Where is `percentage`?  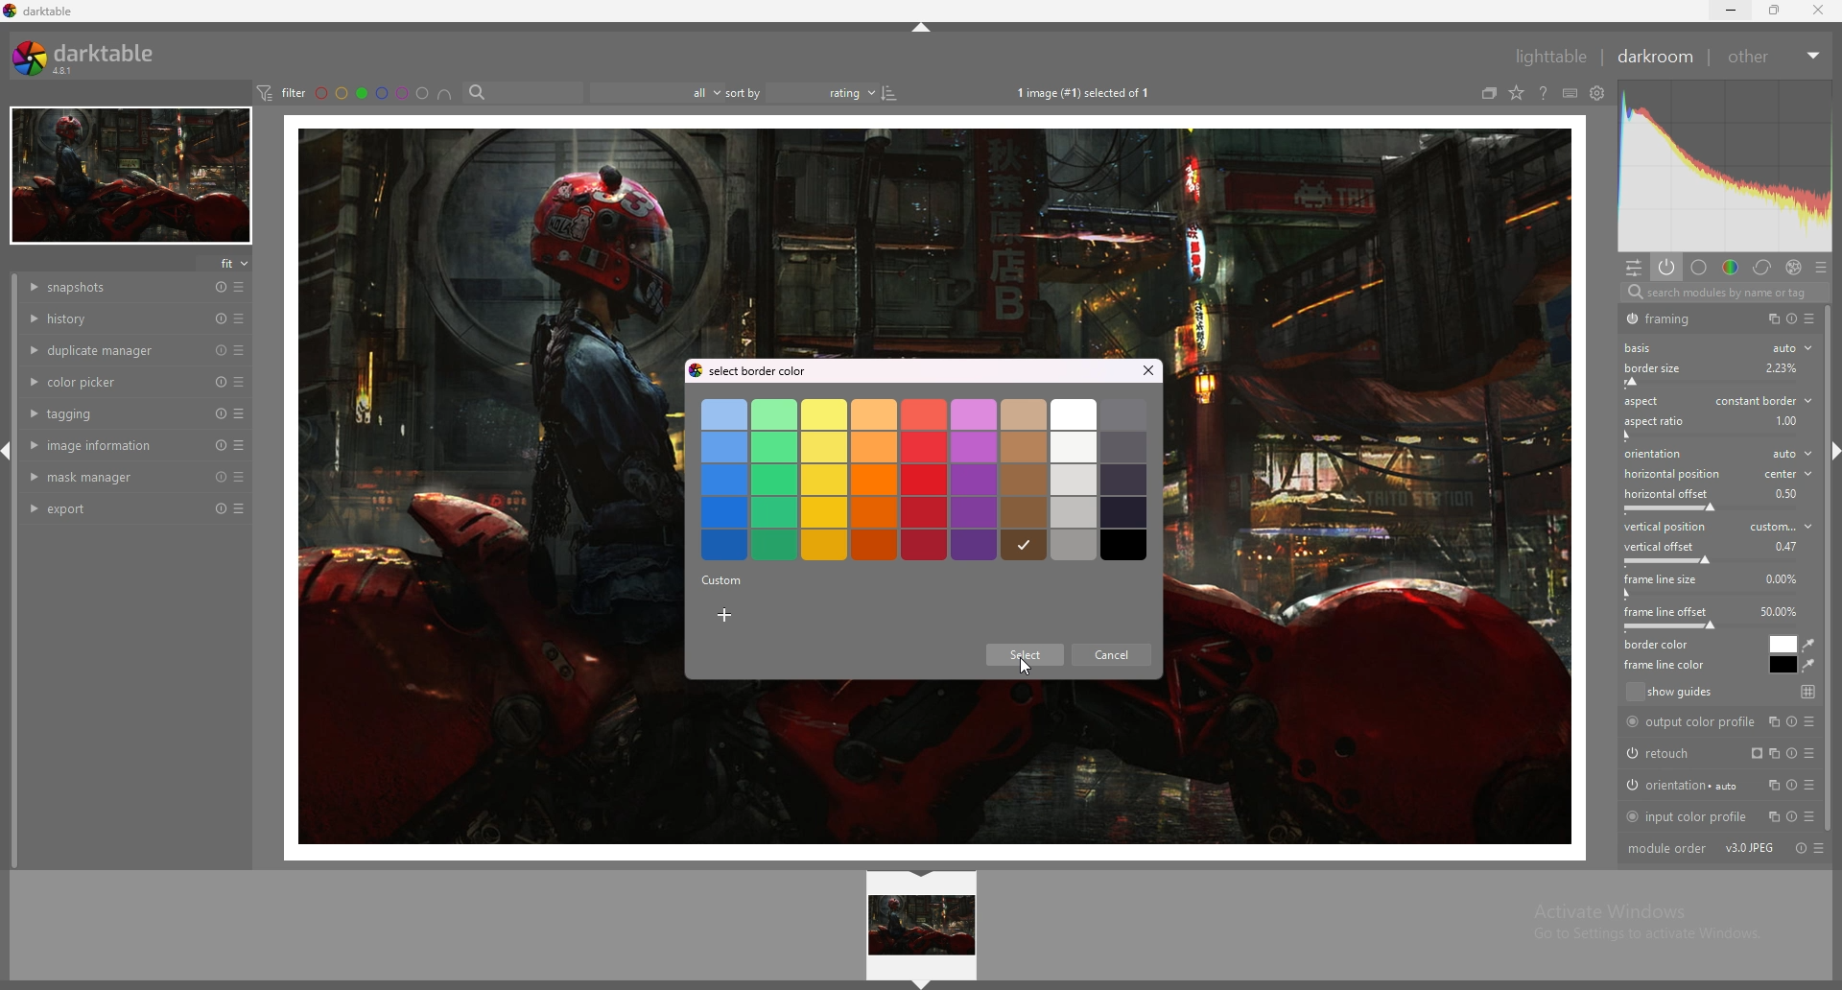 percentage is located at coordinates (1786, 545).